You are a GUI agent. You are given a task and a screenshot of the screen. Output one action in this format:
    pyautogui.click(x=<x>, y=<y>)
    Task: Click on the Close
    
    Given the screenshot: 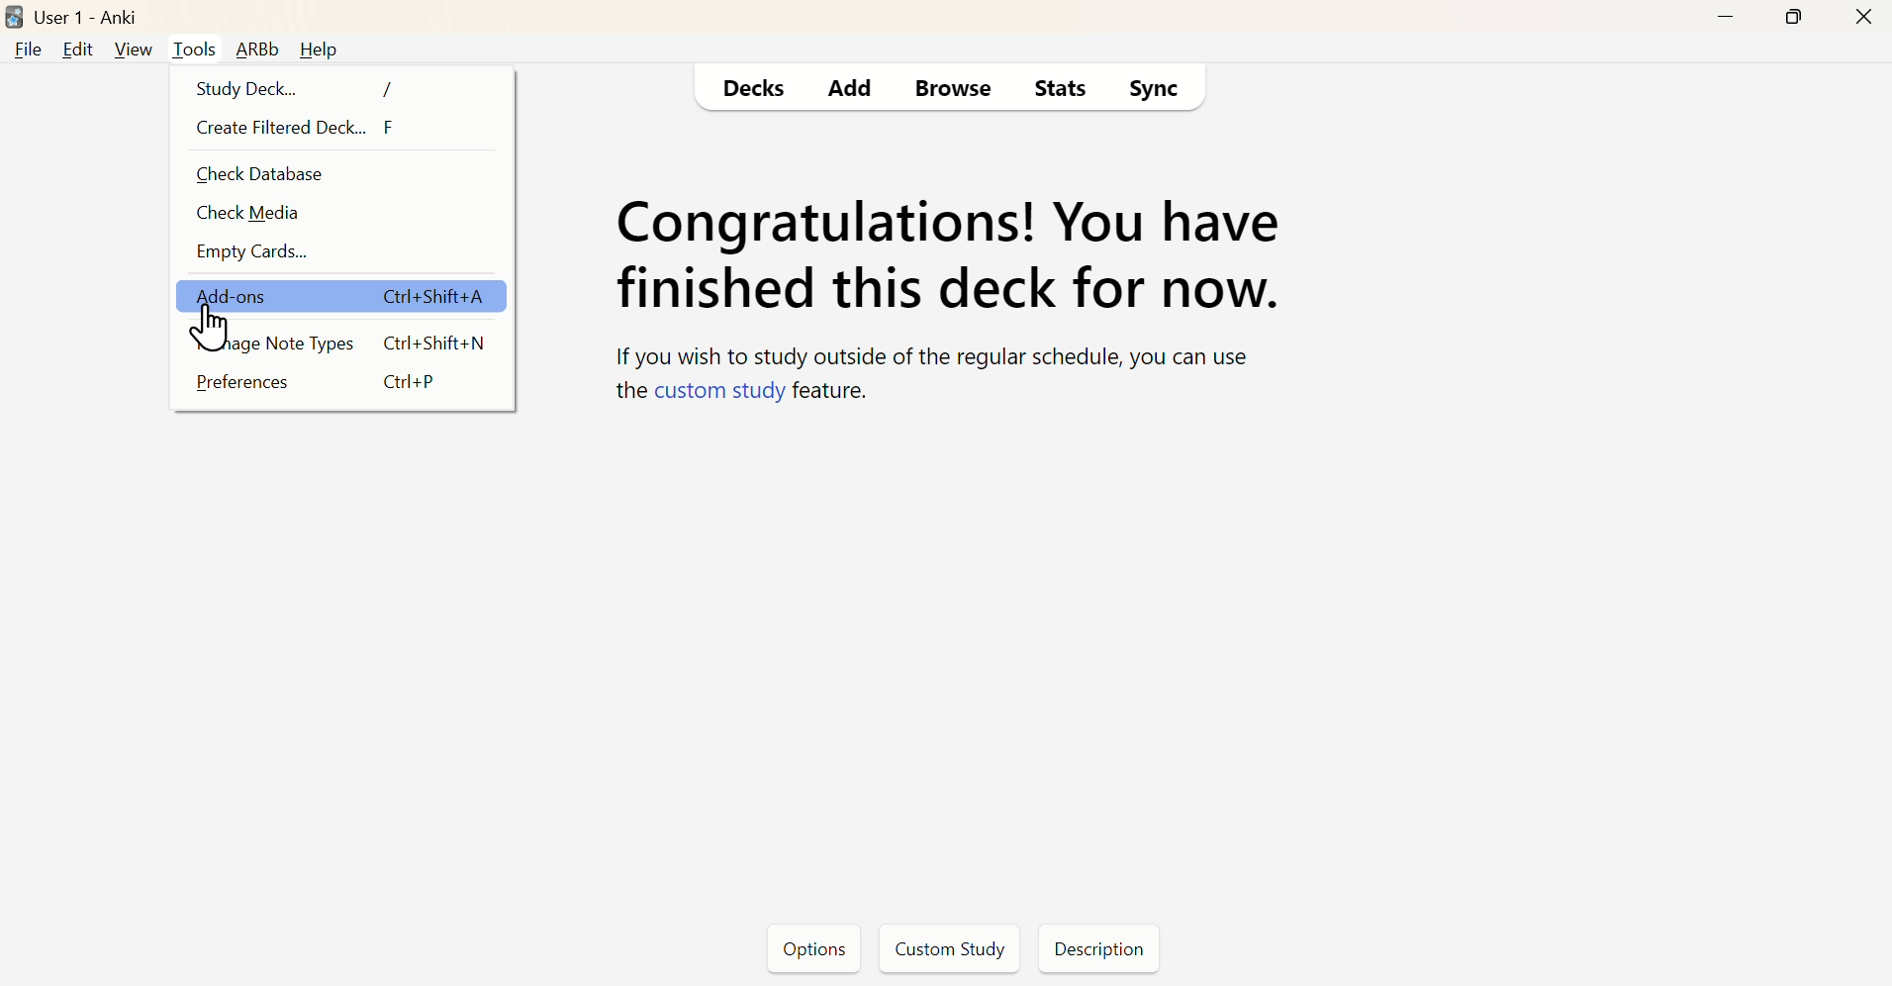 What is the action you would take?
    pyautogui.click(x=1870, y=16)
    